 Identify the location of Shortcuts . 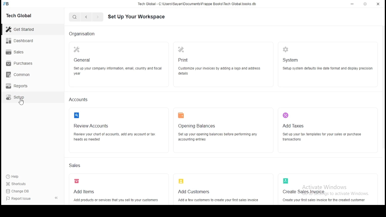
(18, 185).